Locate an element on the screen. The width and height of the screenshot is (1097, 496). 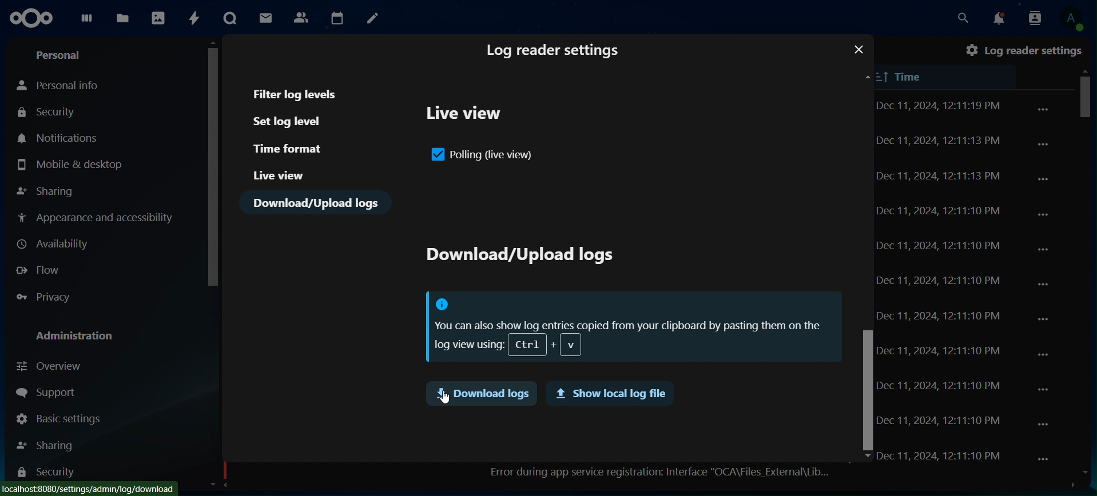
mail is located at coordinates (265, 18).